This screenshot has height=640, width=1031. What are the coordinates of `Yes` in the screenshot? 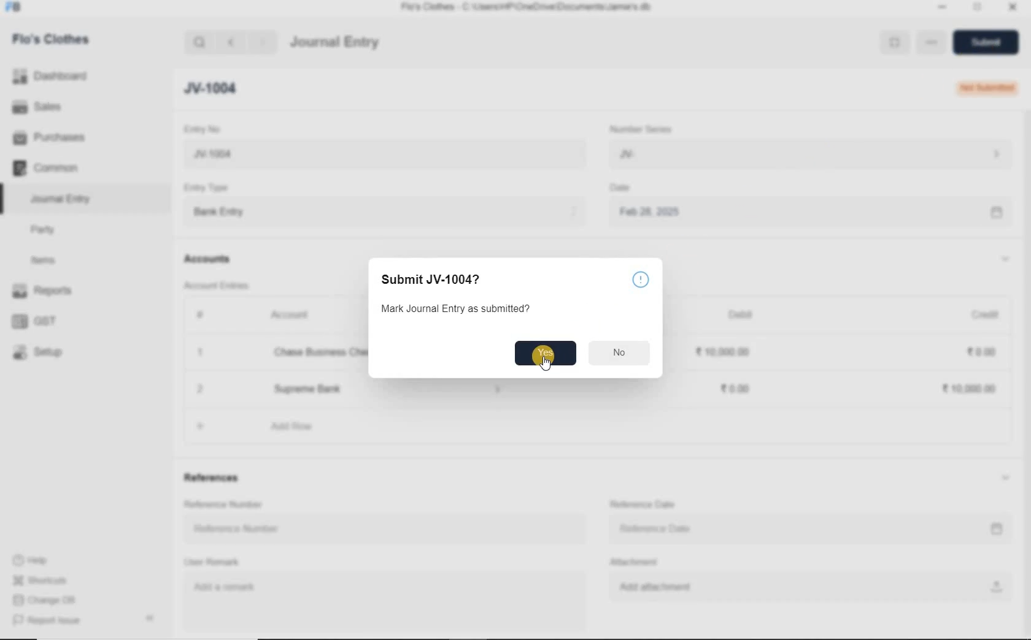 It's located at (546, 354).